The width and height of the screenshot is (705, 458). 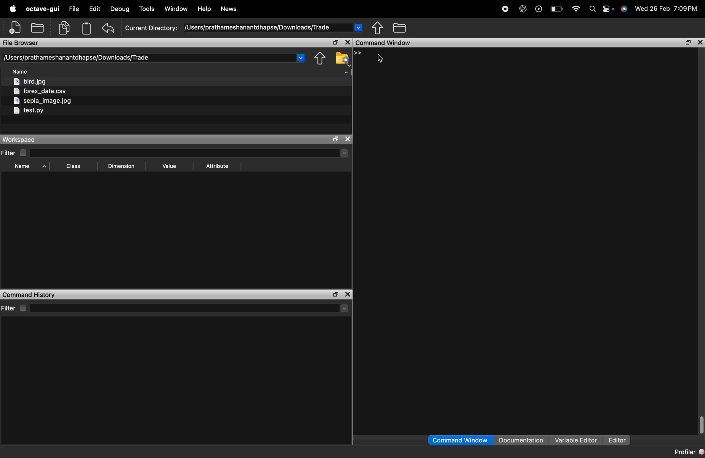 What do you see at coordinates (320, 59) in the screenshot?
I see `one directory up` at bounding box center [320, 59].